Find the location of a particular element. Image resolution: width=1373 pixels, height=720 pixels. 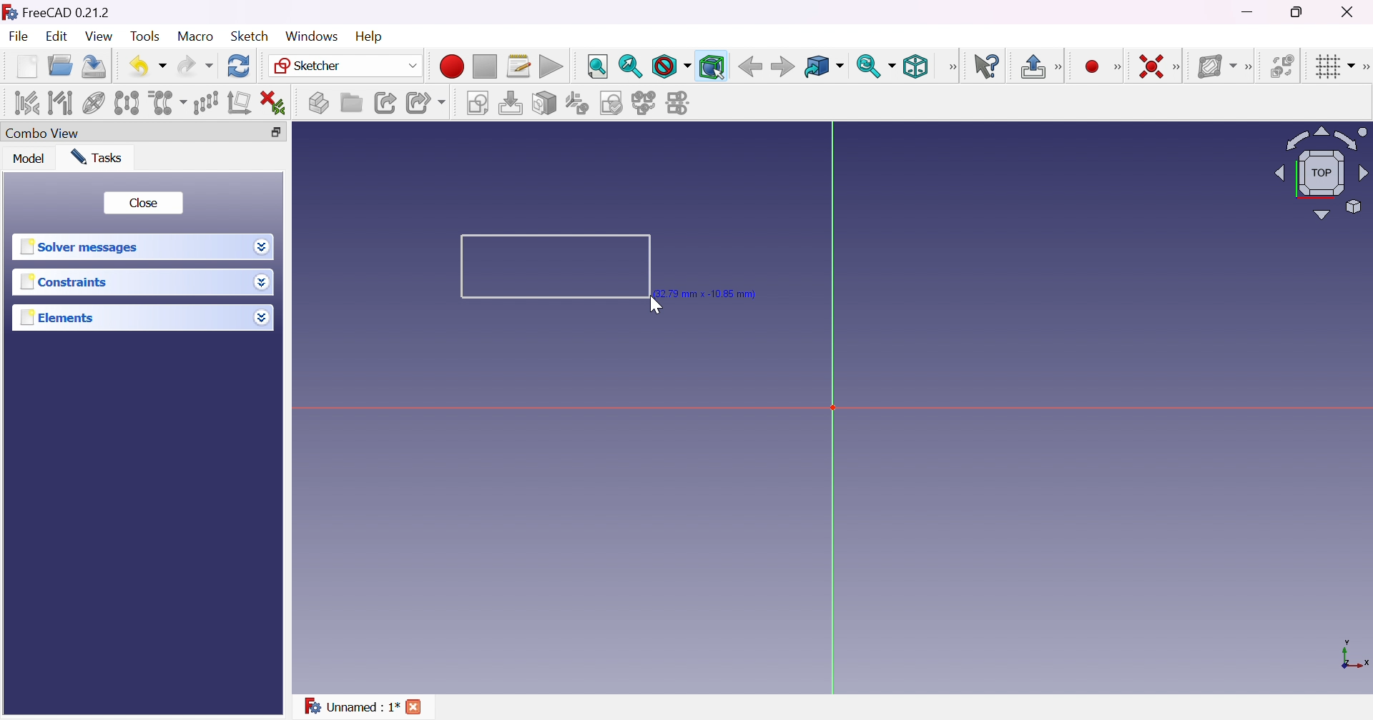

Mirror sketch... is located at coordinates (679, 103).